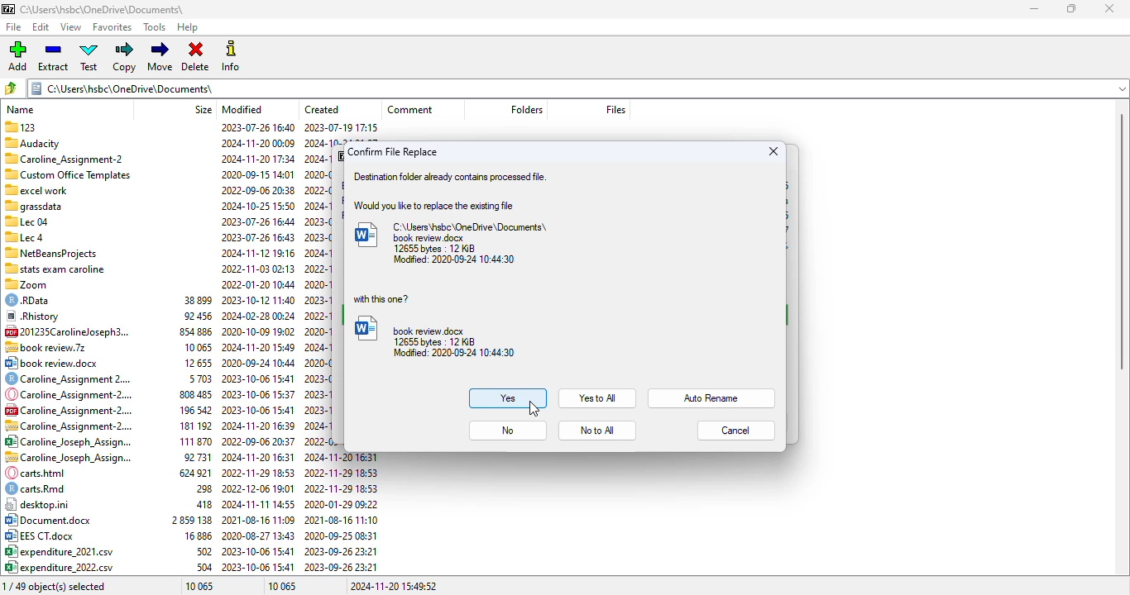 This screenshot has height=595, width=1130. Describe the element at coordinates (113, 27) in the screenshot. I see `favorites` at that location.